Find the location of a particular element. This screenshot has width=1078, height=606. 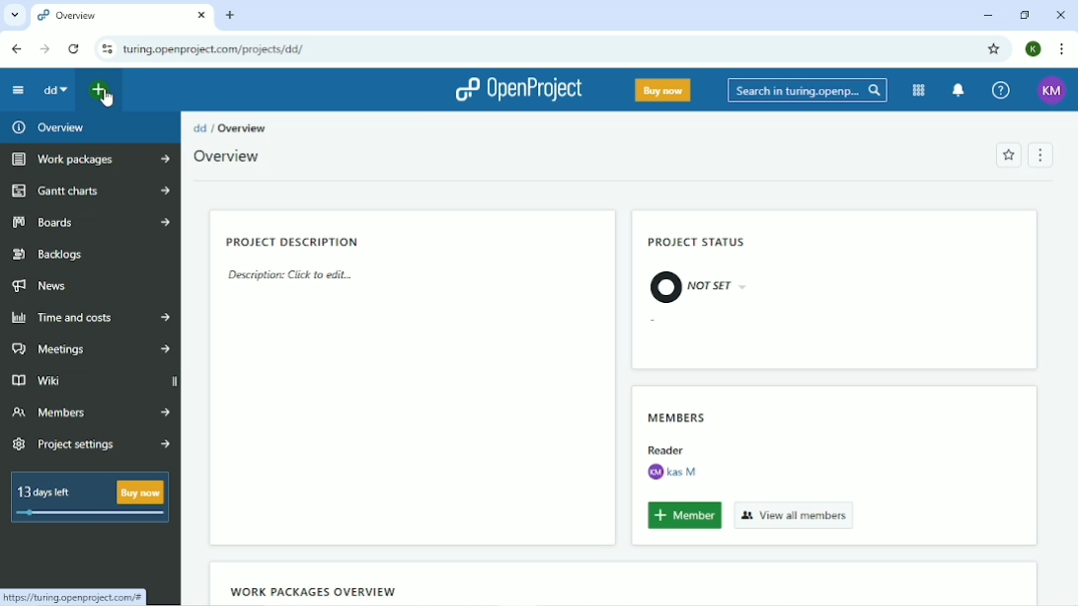

Cursor is located at coordinates (107, 100).